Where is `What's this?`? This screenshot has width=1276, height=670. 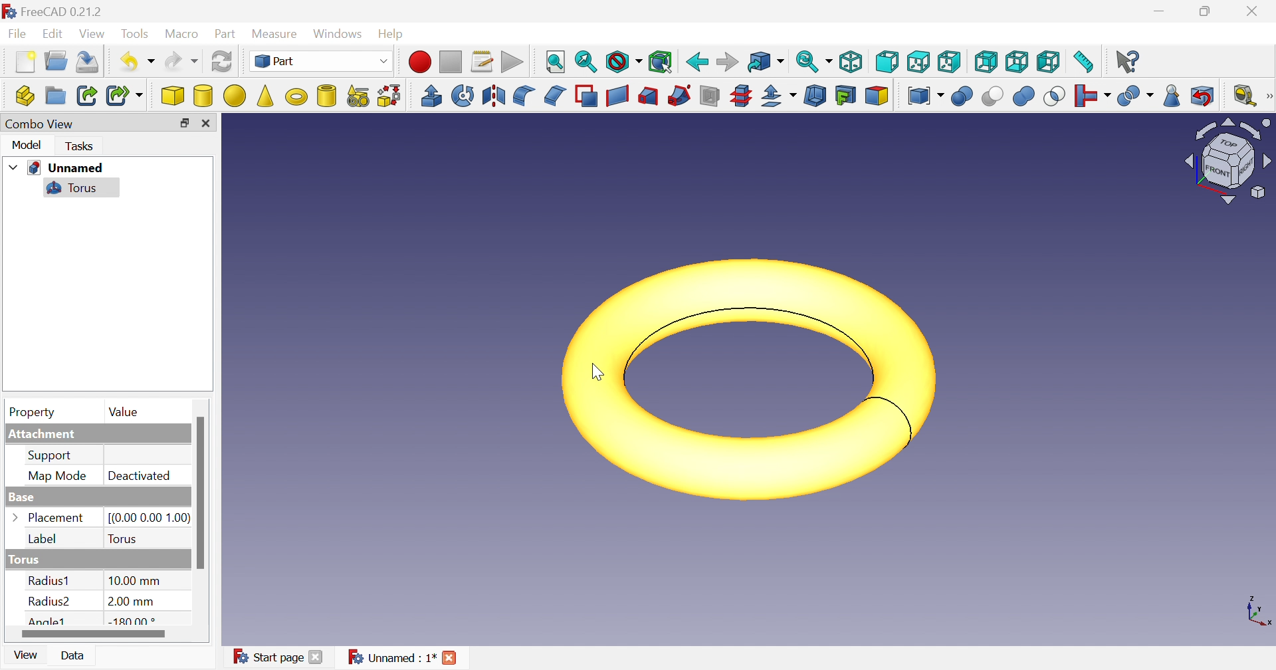
What's this? is located at coordinates (1128, 61).